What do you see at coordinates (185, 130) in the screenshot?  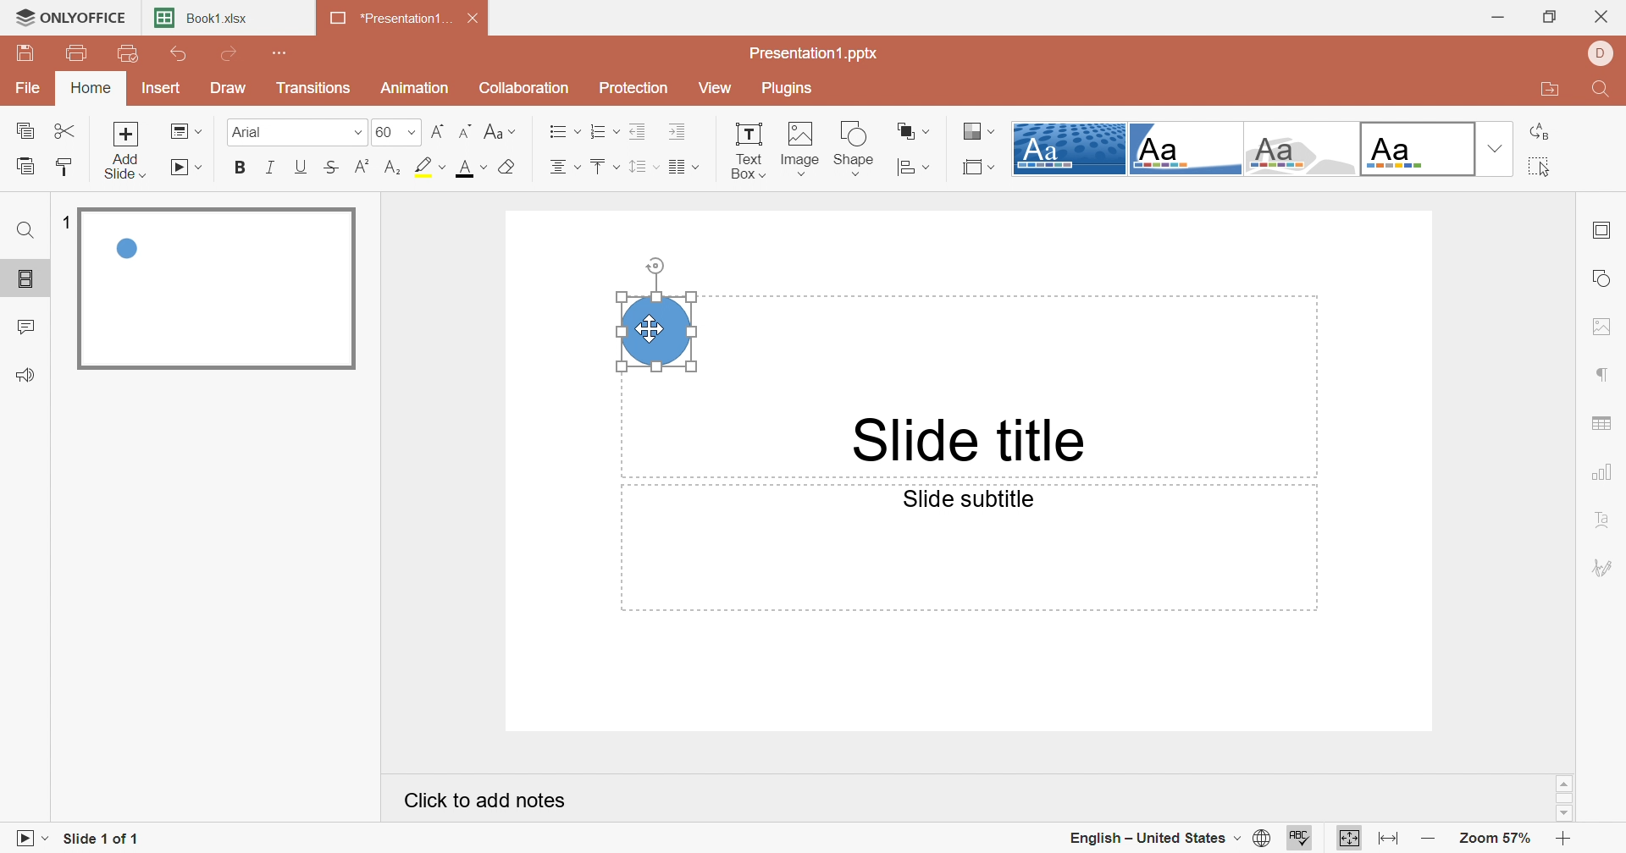 I see `Change slide layout` at bounding box center [185, 130].